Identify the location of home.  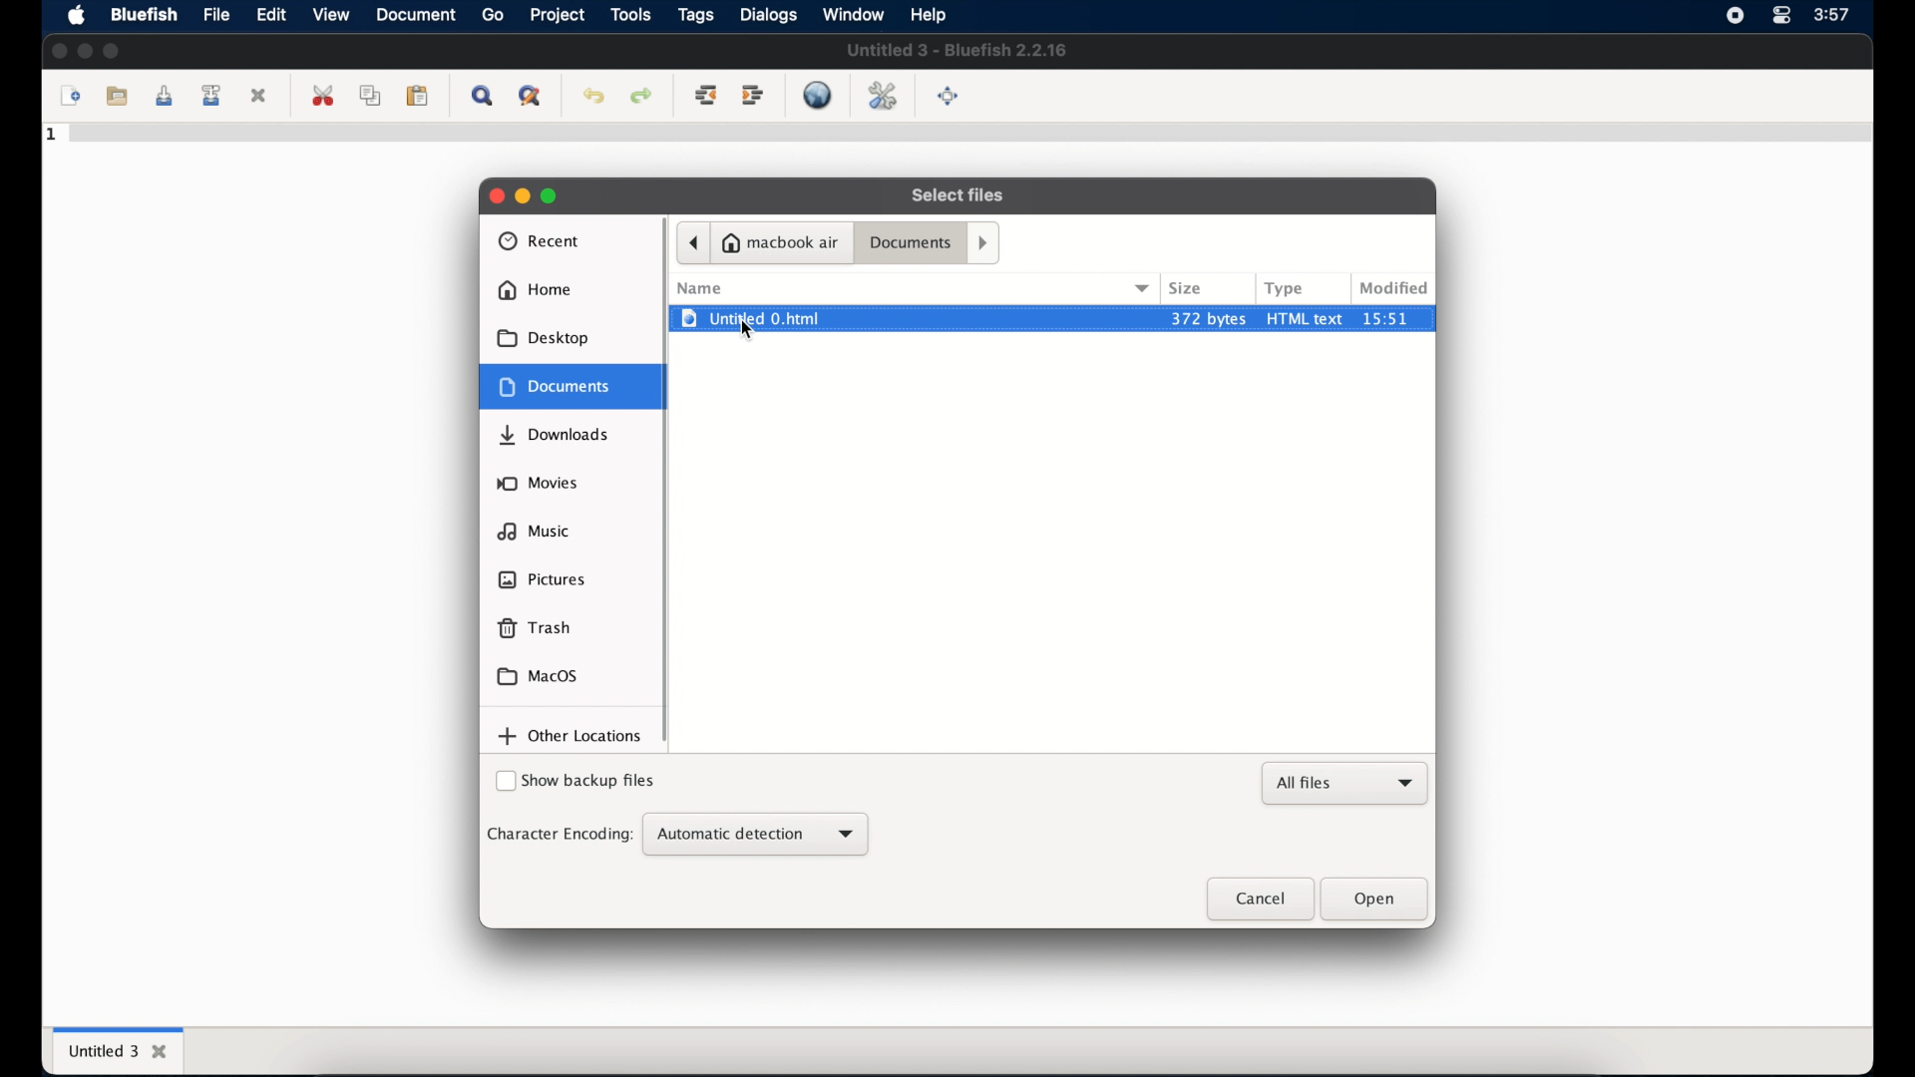
(535, 290).